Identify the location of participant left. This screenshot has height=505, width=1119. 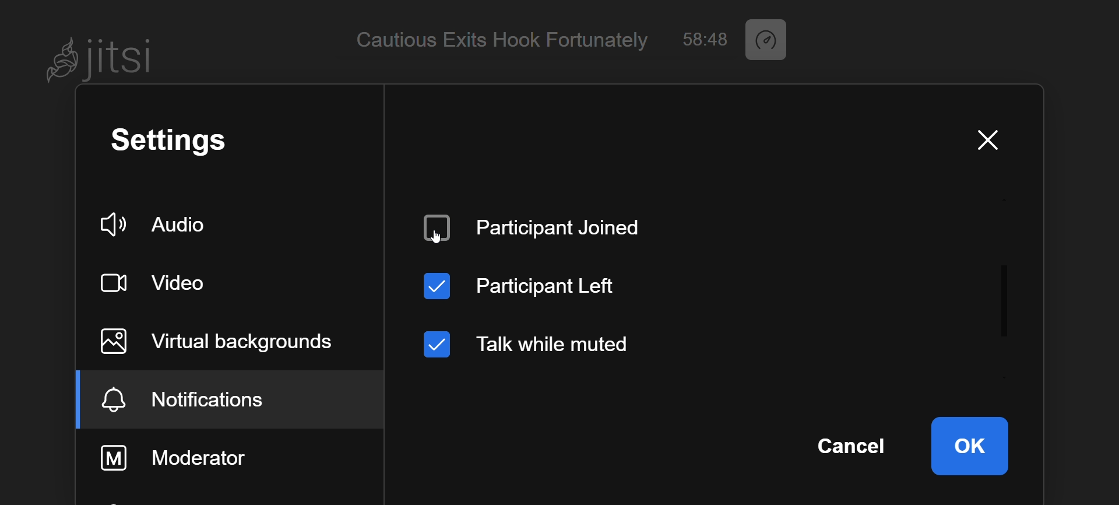
(525, 285).